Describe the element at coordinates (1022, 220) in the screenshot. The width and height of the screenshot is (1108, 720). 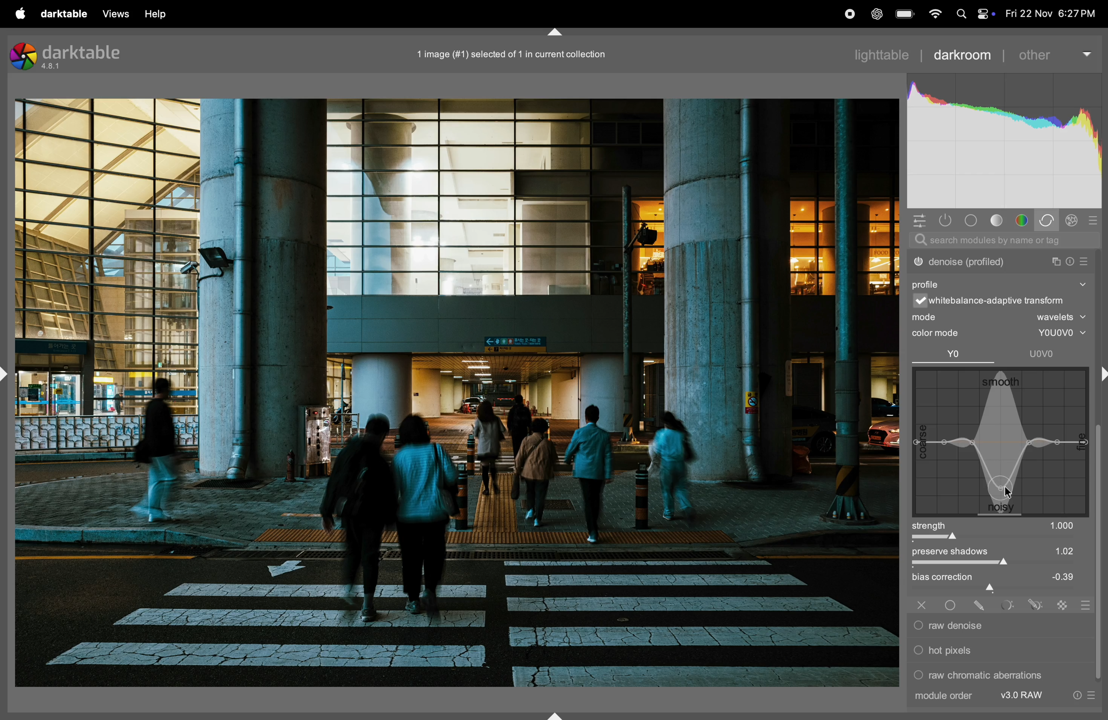
I see `color` at that location.